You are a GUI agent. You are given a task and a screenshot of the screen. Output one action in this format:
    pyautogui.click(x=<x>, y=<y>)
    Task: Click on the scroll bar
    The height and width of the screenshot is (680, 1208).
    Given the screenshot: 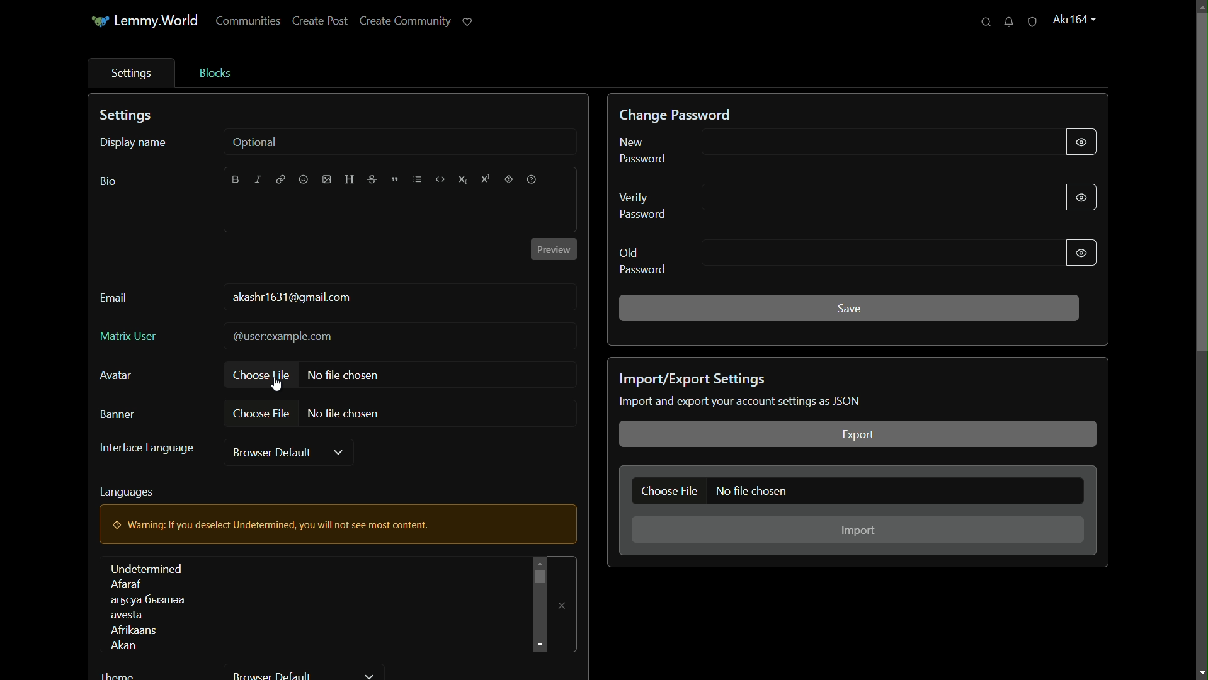 What is the action you would take?
    pyautogui.click(x=538, y=577)
    